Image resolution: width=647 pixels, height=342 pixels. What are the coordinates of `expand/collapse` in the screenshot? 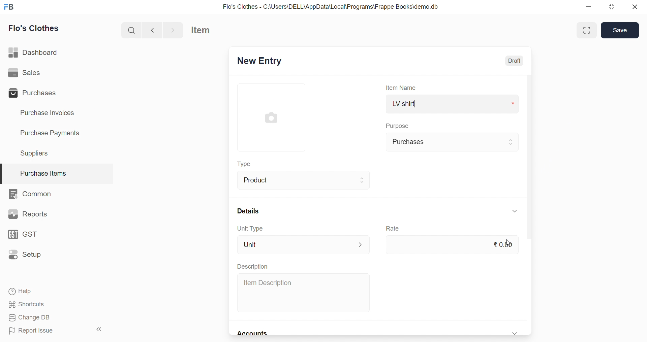 It's located at (516, 332).